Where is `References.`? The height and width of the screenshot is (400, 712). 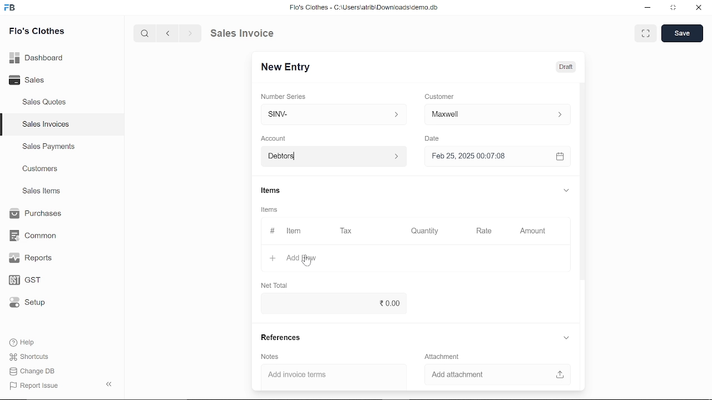 References. is located at coordinates (281, 339).